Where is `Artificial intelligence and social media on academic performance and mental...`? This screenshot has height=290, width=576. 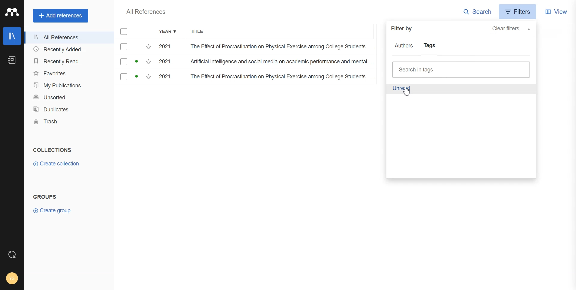
Artificial intelligence and social media on academic performance and mental... is located at coordinates (282, 63).